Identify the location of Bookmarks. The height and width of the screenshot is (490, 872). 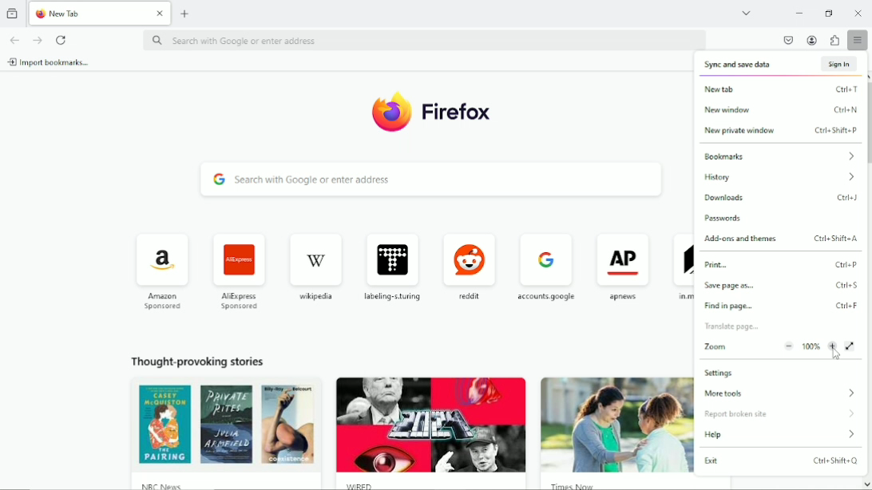
(776, 157).